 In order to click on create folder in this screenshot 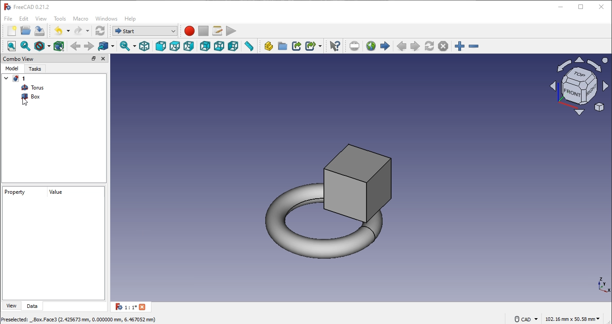, I will do `click(283, 47)`.